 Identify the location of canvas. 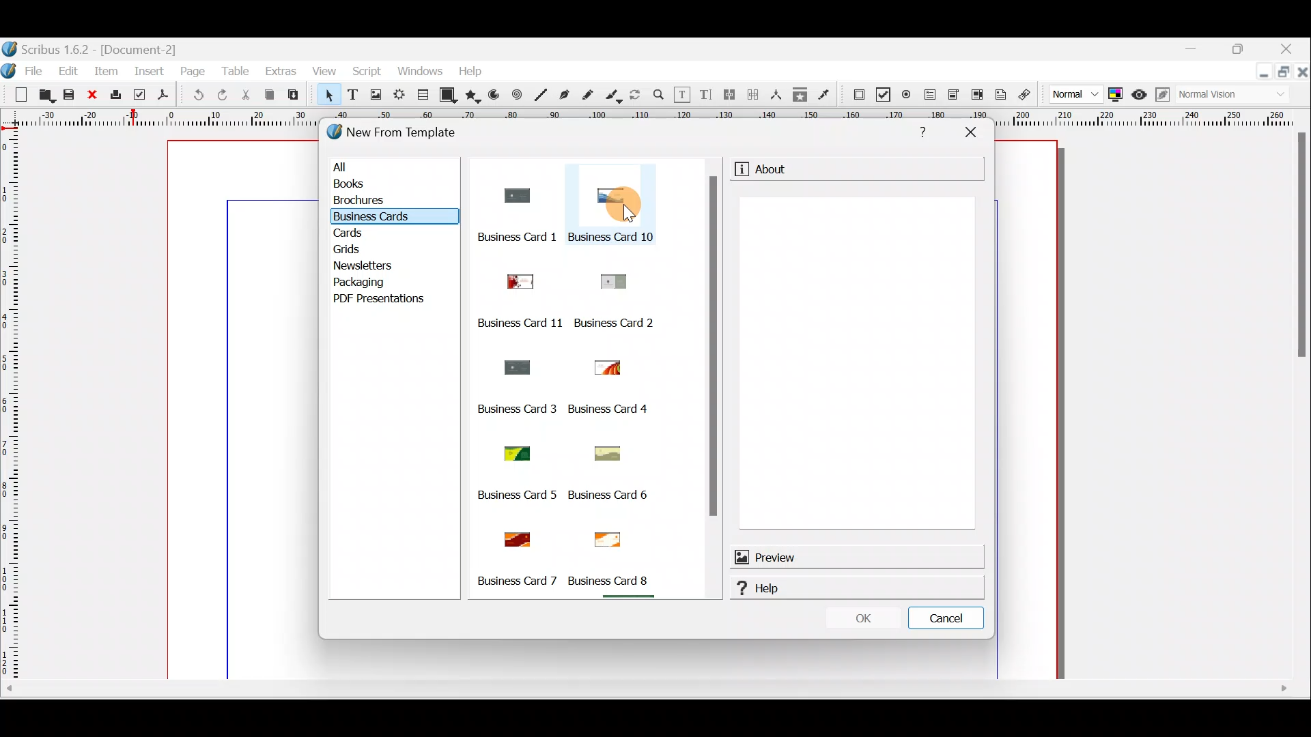
(1029, 410).